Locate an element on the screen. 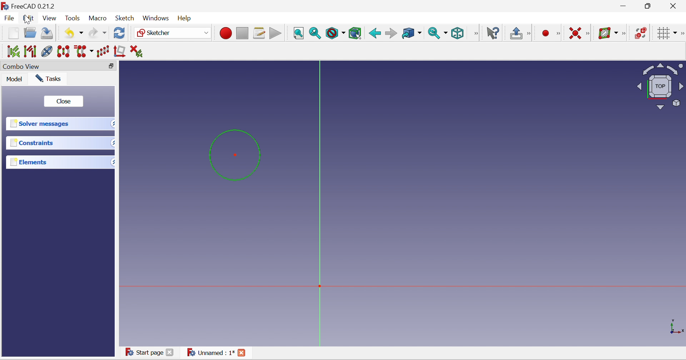 The height and width of the screenshot is (360, 686). Combo view is located at coordinates (22, 66).